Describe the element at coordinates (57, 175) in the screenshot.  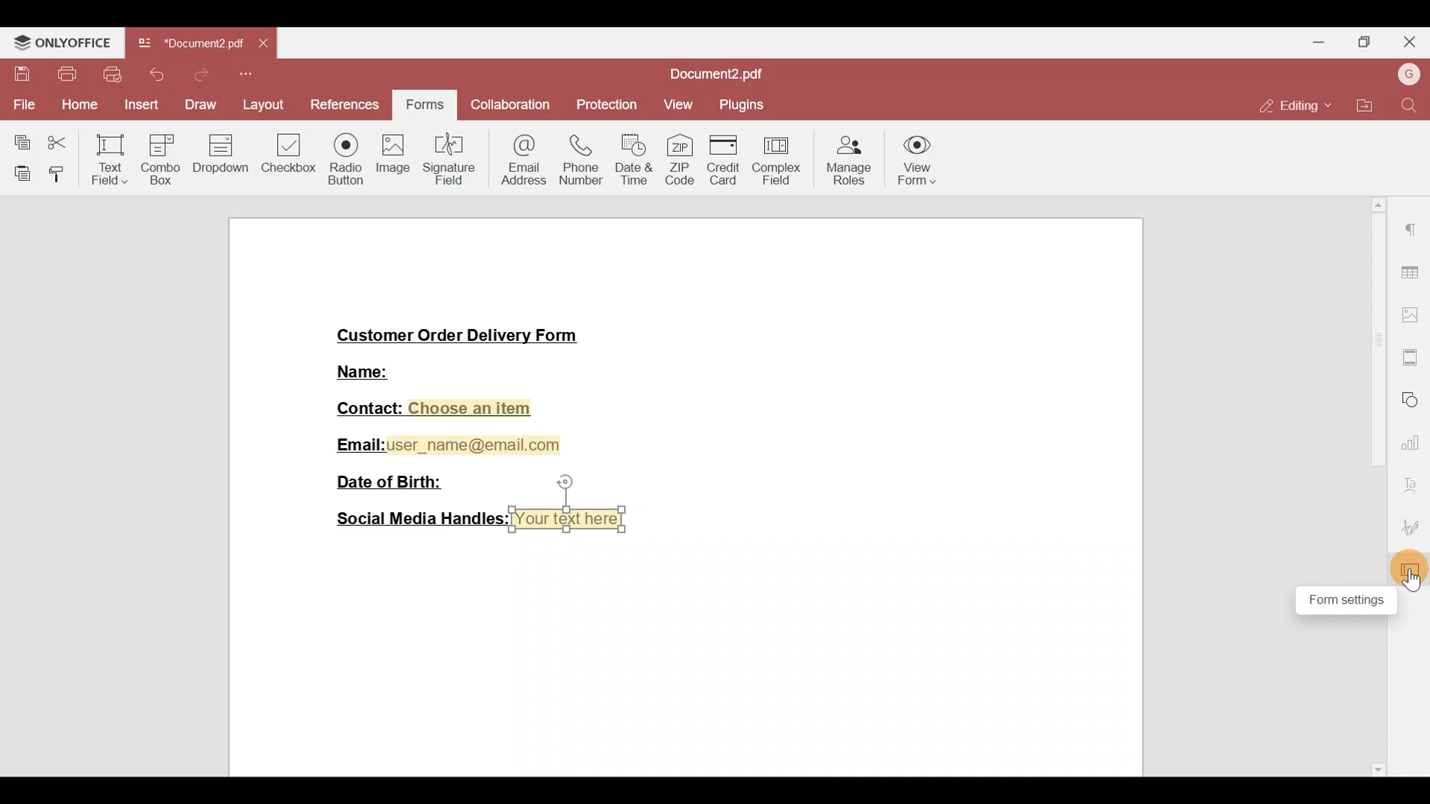
I see `Copy style` at that location.